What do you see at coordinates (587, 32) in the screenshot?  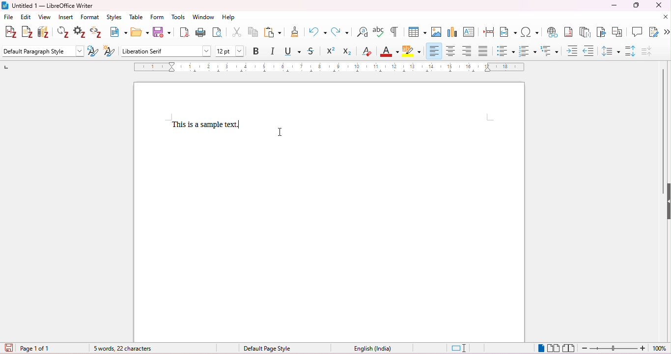 I see `insert end note` at bounding box center [587, 32].